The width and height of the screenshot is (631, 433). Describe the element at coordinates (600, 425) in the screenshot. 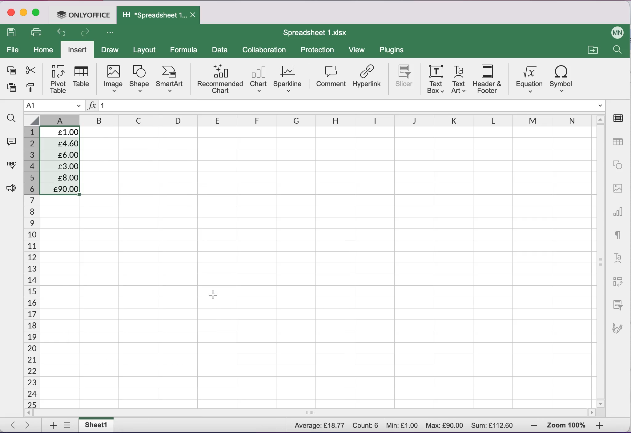

I see `zoom in` at that location.